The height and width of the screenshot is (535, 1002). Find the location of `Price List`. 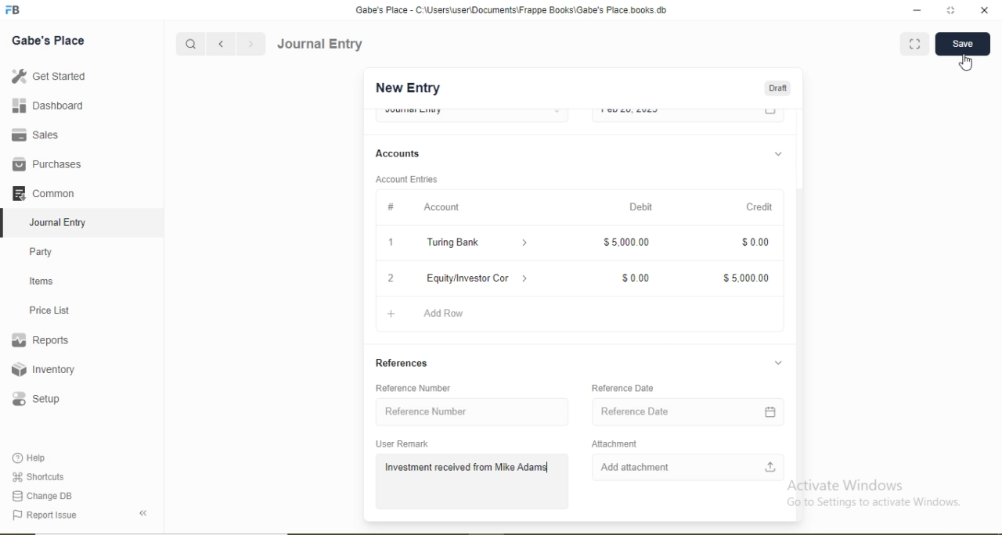

Price List is located at coordinates (49, 311).